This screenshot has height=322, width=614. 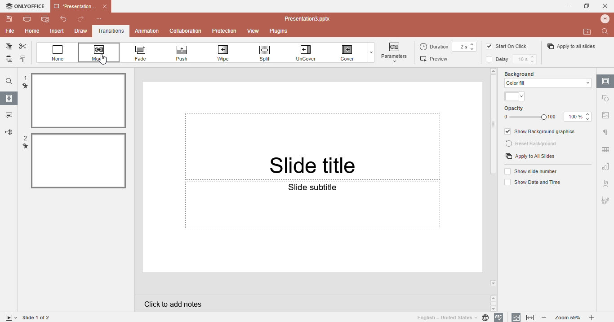 I want to click on Table setting, so click(x=606, y=148).